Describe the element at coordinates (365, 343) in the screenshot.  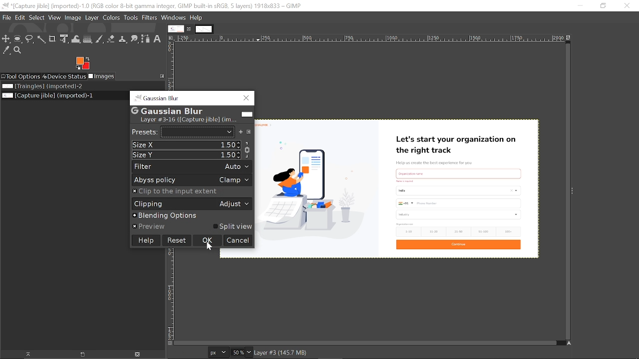
I see `Horizontal scrollbar` at that location.